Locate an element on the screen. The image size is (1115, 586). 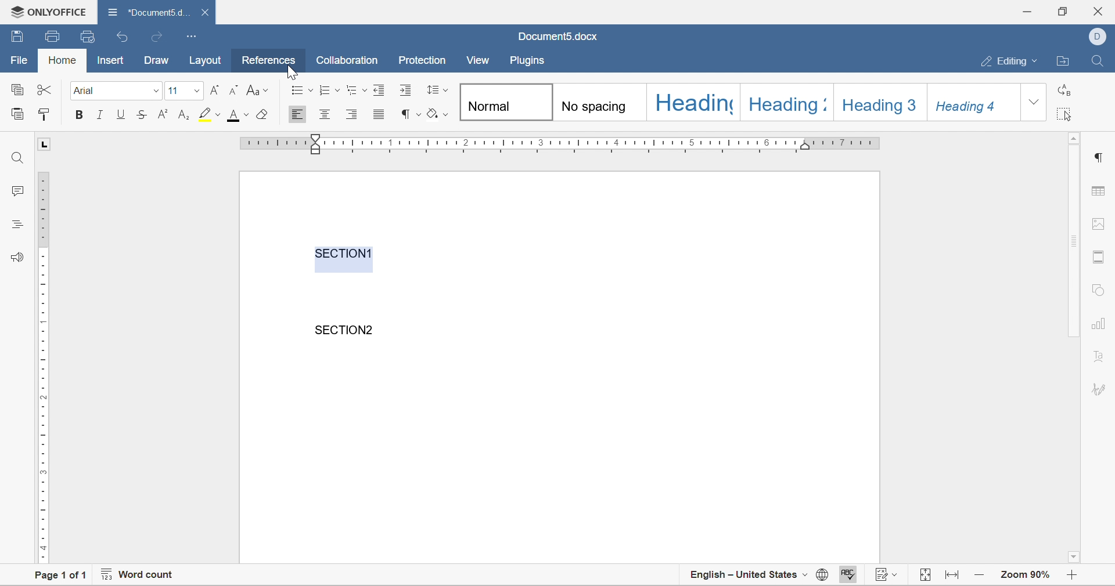
headings is located at coordinates (16, 223).